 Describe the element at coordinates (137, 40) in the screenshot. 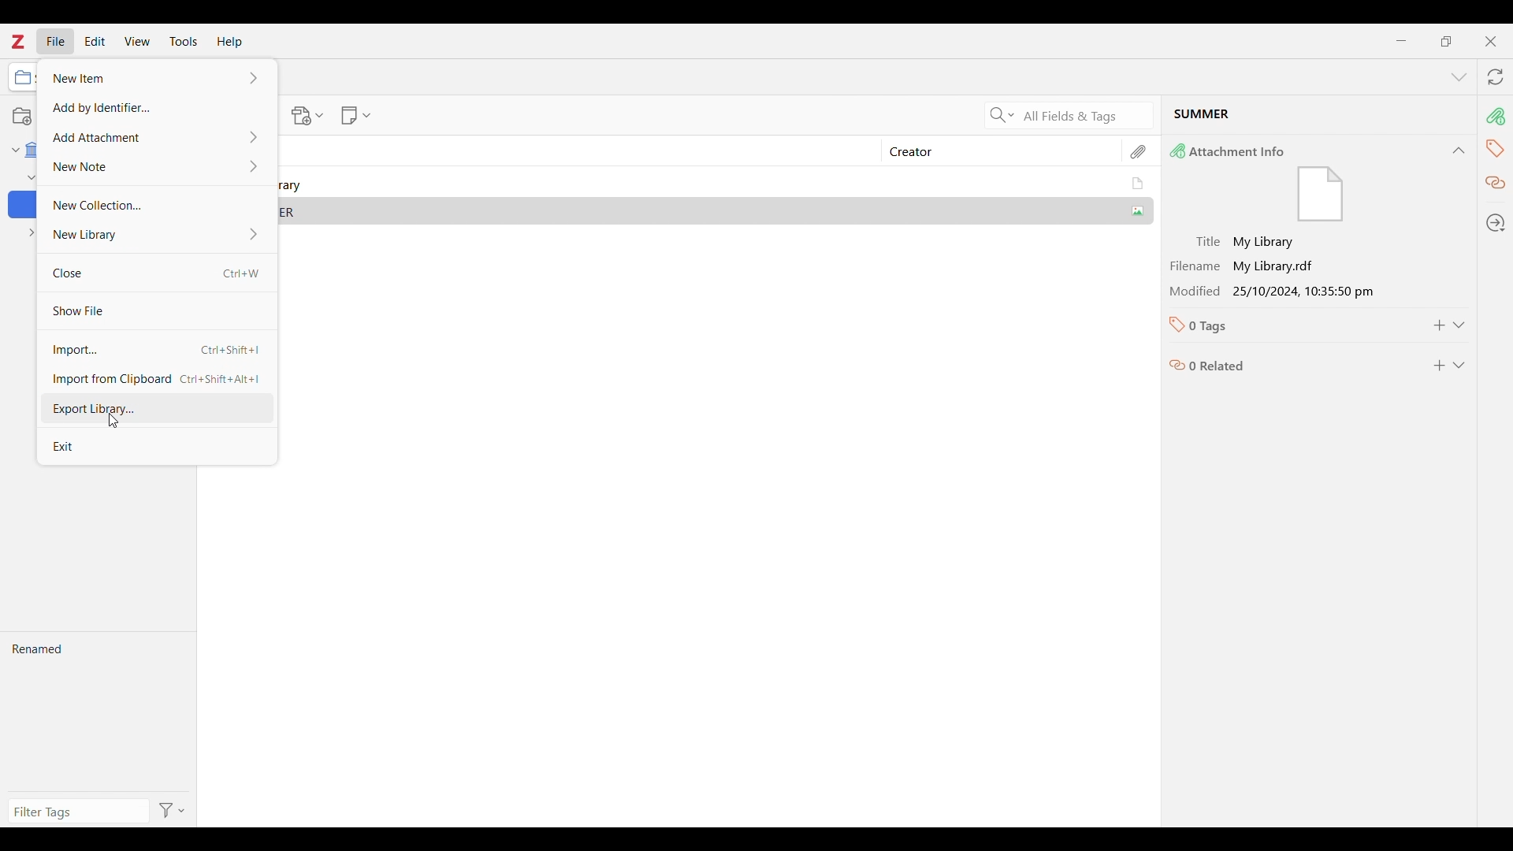

I see `View menu` at that location.